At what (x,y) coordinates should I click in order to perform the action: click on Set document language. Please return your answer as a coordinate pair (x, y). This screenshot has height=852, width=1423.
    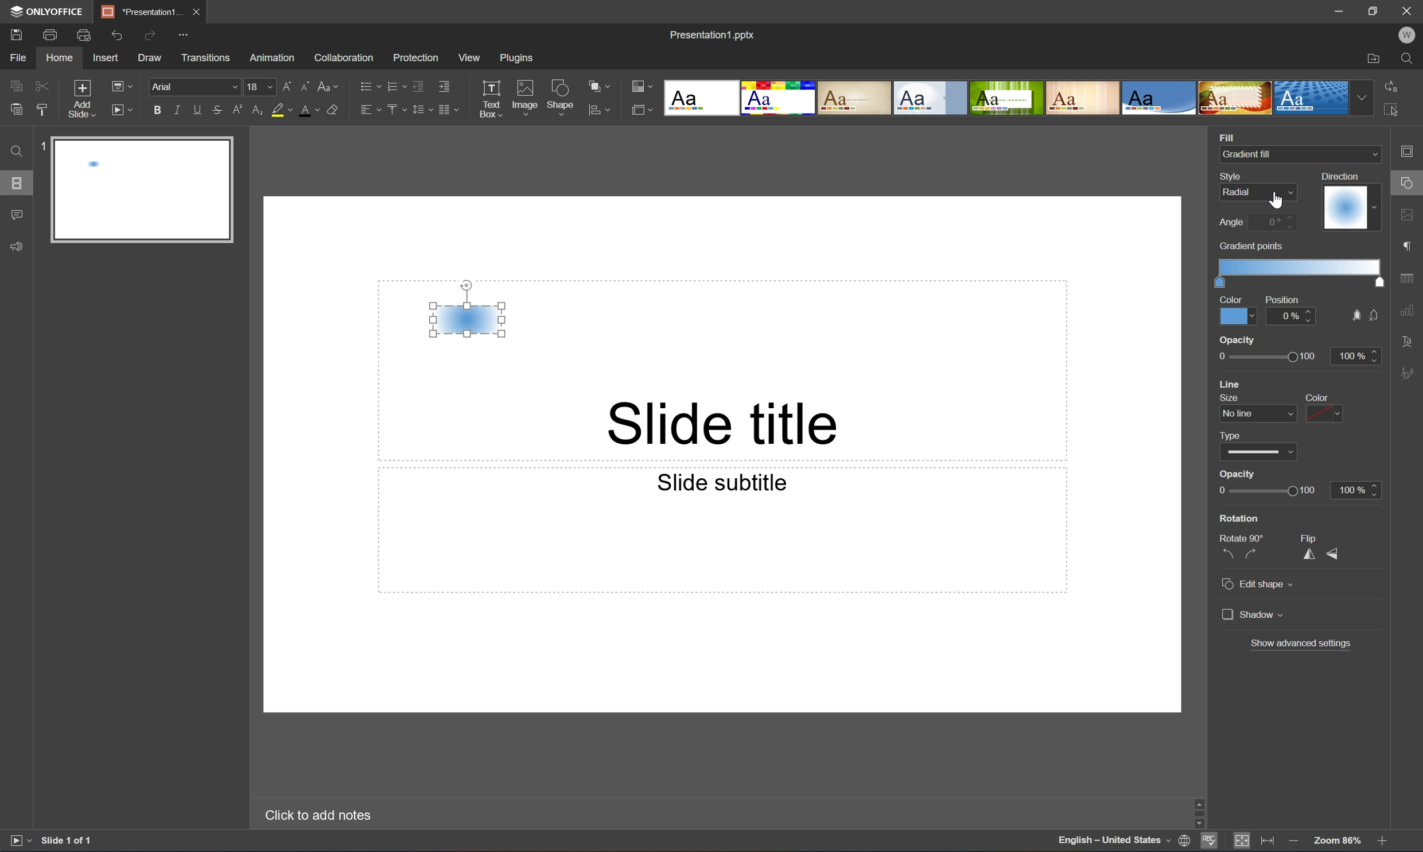
    Looking at the image, I should click on (1187, 842).